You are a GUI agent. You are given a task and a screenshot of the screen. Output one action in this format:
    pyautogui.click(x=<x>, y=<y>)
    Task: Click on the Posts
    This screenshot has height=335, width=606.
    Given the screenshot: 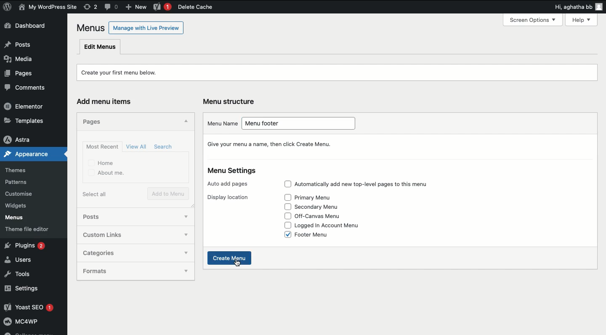 What is the action you would take?
    pyautogui.click(x=31, y=45)
    